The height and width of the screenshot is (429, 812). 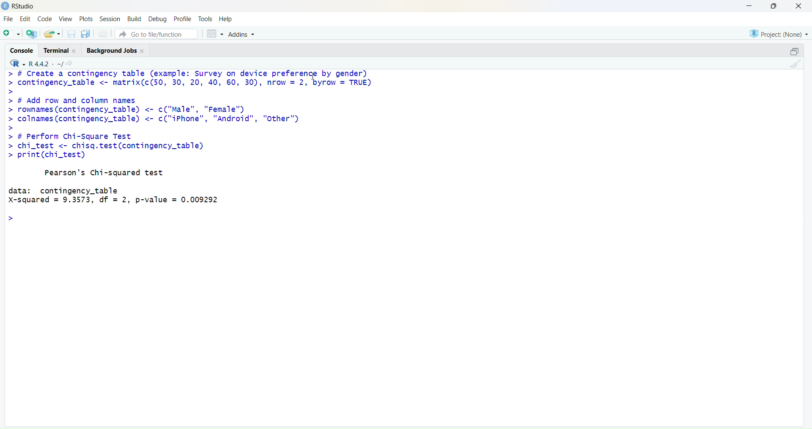 What do you see at coordinates (66, 19) in the screenshot?
I see `View` at bounding box center [66, 19].